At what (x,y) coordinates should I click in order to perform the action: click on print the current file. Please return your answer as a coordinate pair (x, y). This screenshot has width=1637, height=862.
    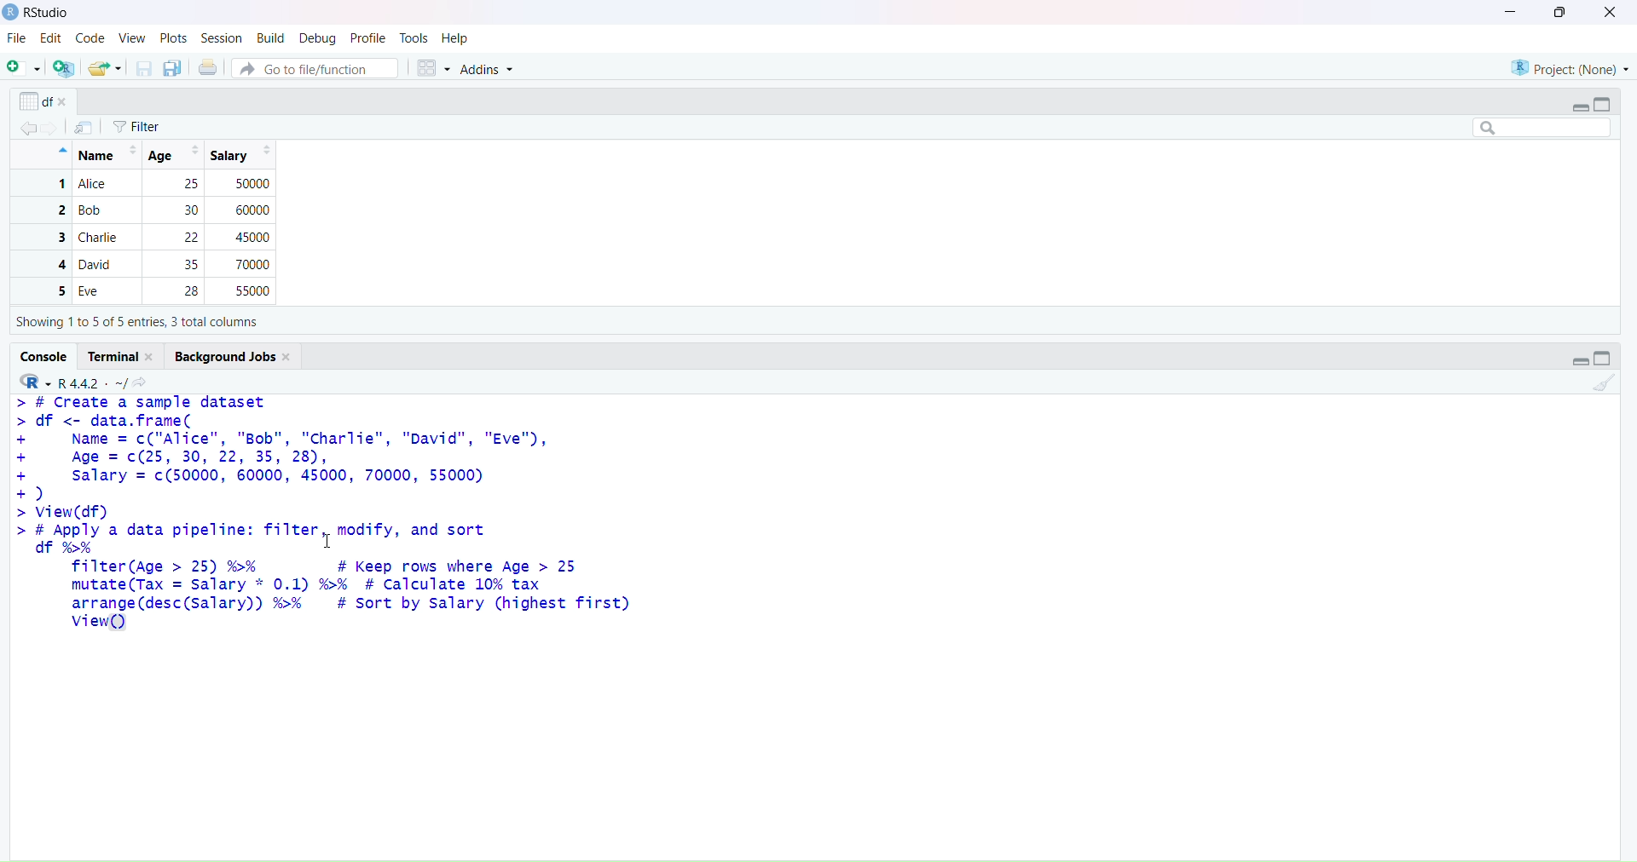
    Looking at the image, I should click on (208, 66).